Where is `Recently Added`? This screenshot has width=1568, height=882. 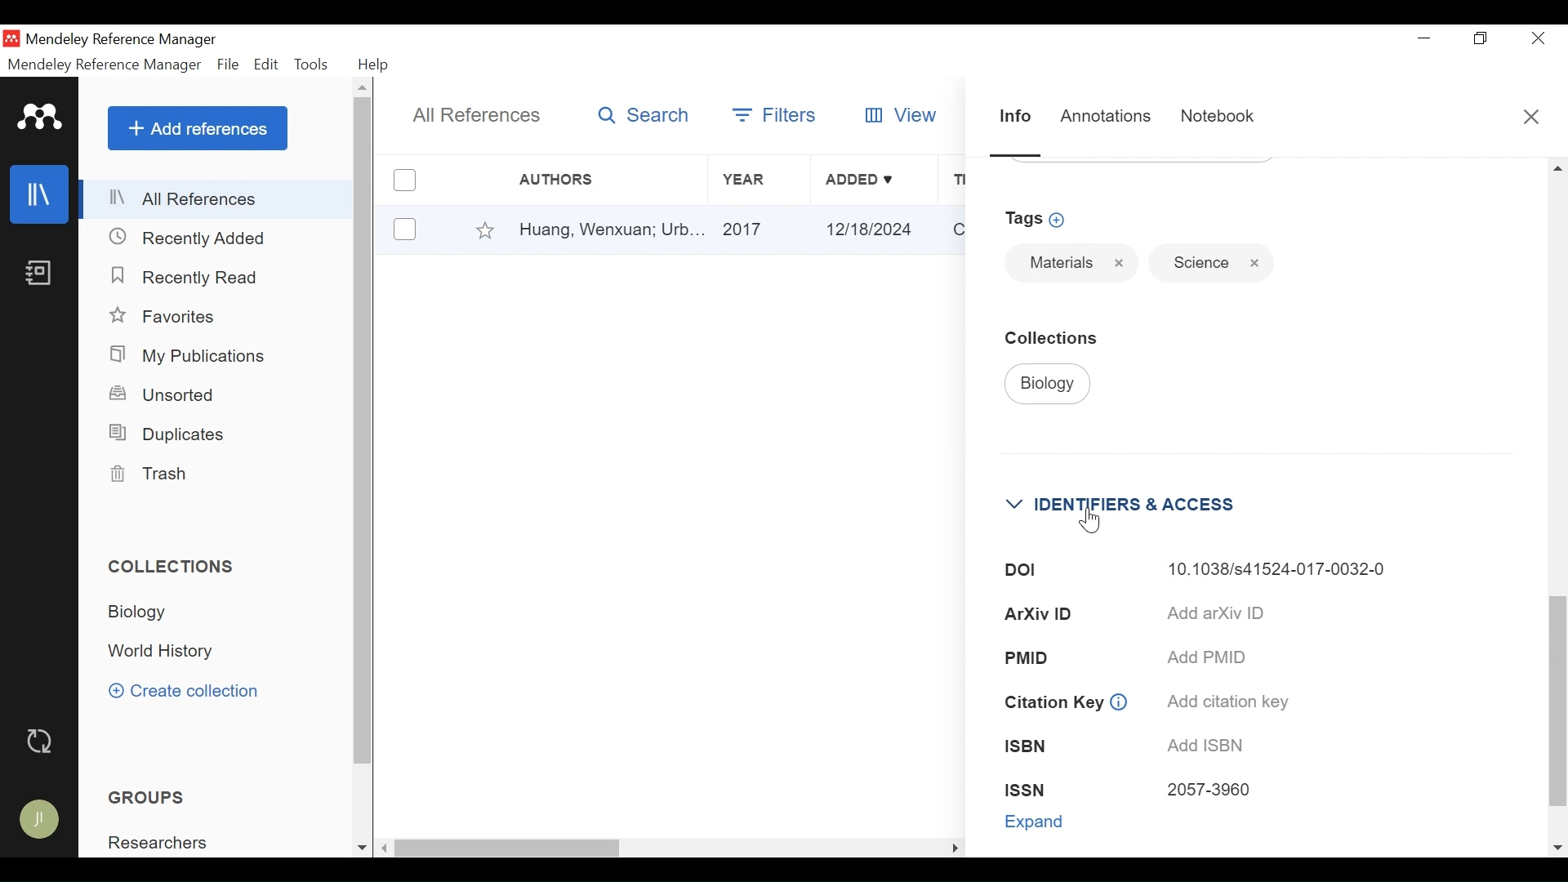
Recently Added is located at coordinates (192, 238).